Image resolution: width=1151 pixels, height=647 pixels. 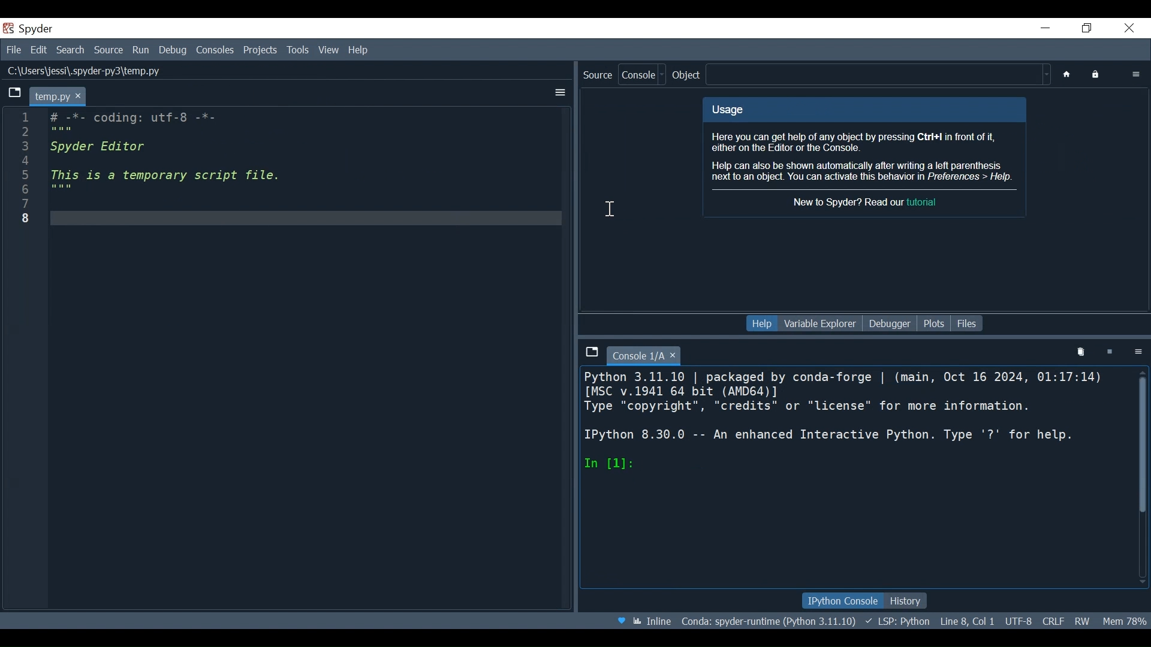 I want to click on More options, so click(x=561, y=93).